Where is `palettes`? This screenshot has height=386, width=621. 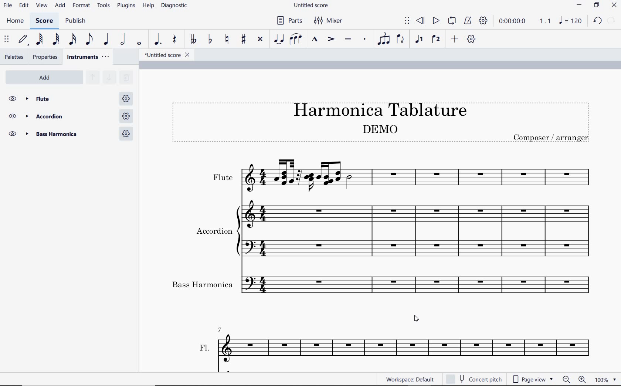
palettes is located at coordinates (14, 57).